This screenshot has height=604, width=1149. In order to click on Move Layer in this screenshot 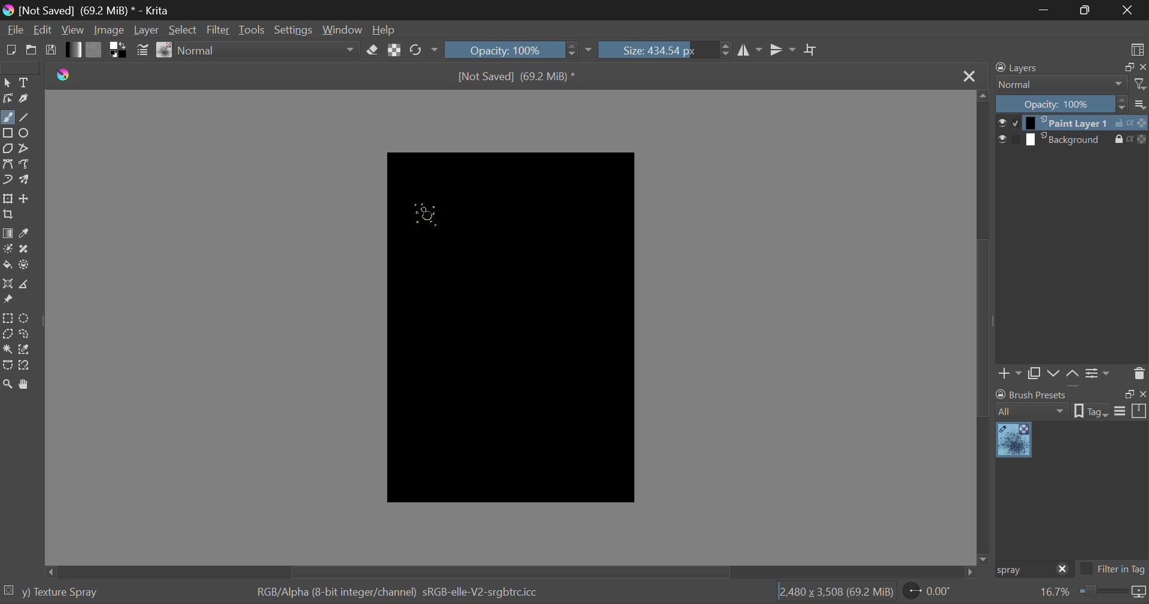, I will do `click(25, 198)`.